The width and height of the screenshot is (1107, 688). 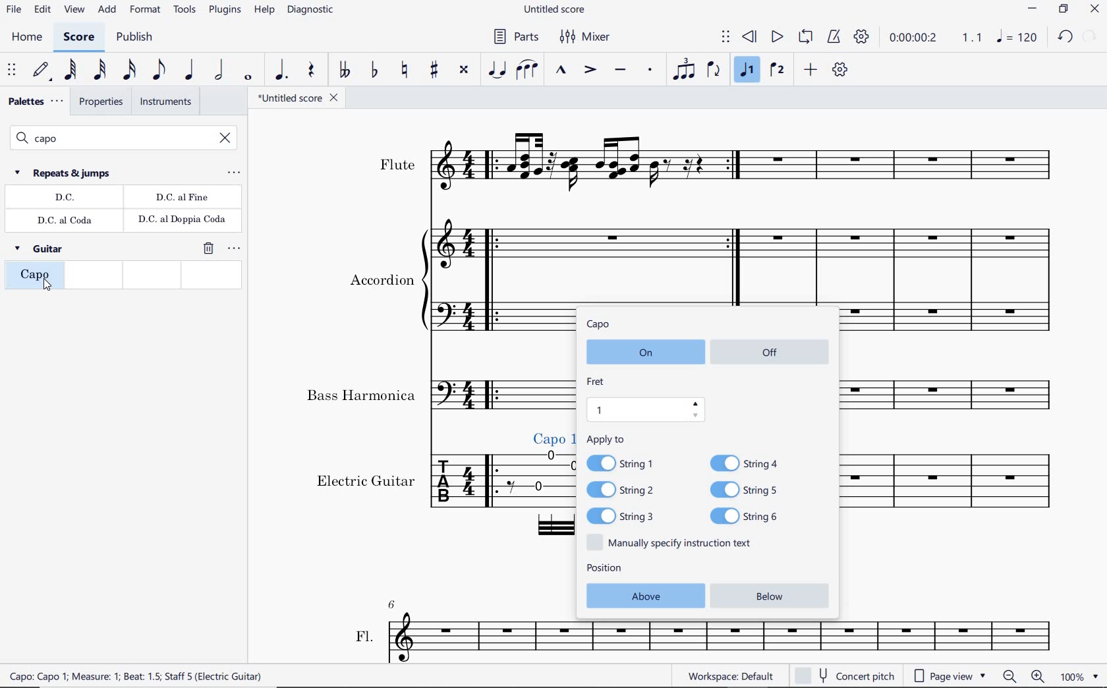 I want to click on delete, so click(x=207, y=249).